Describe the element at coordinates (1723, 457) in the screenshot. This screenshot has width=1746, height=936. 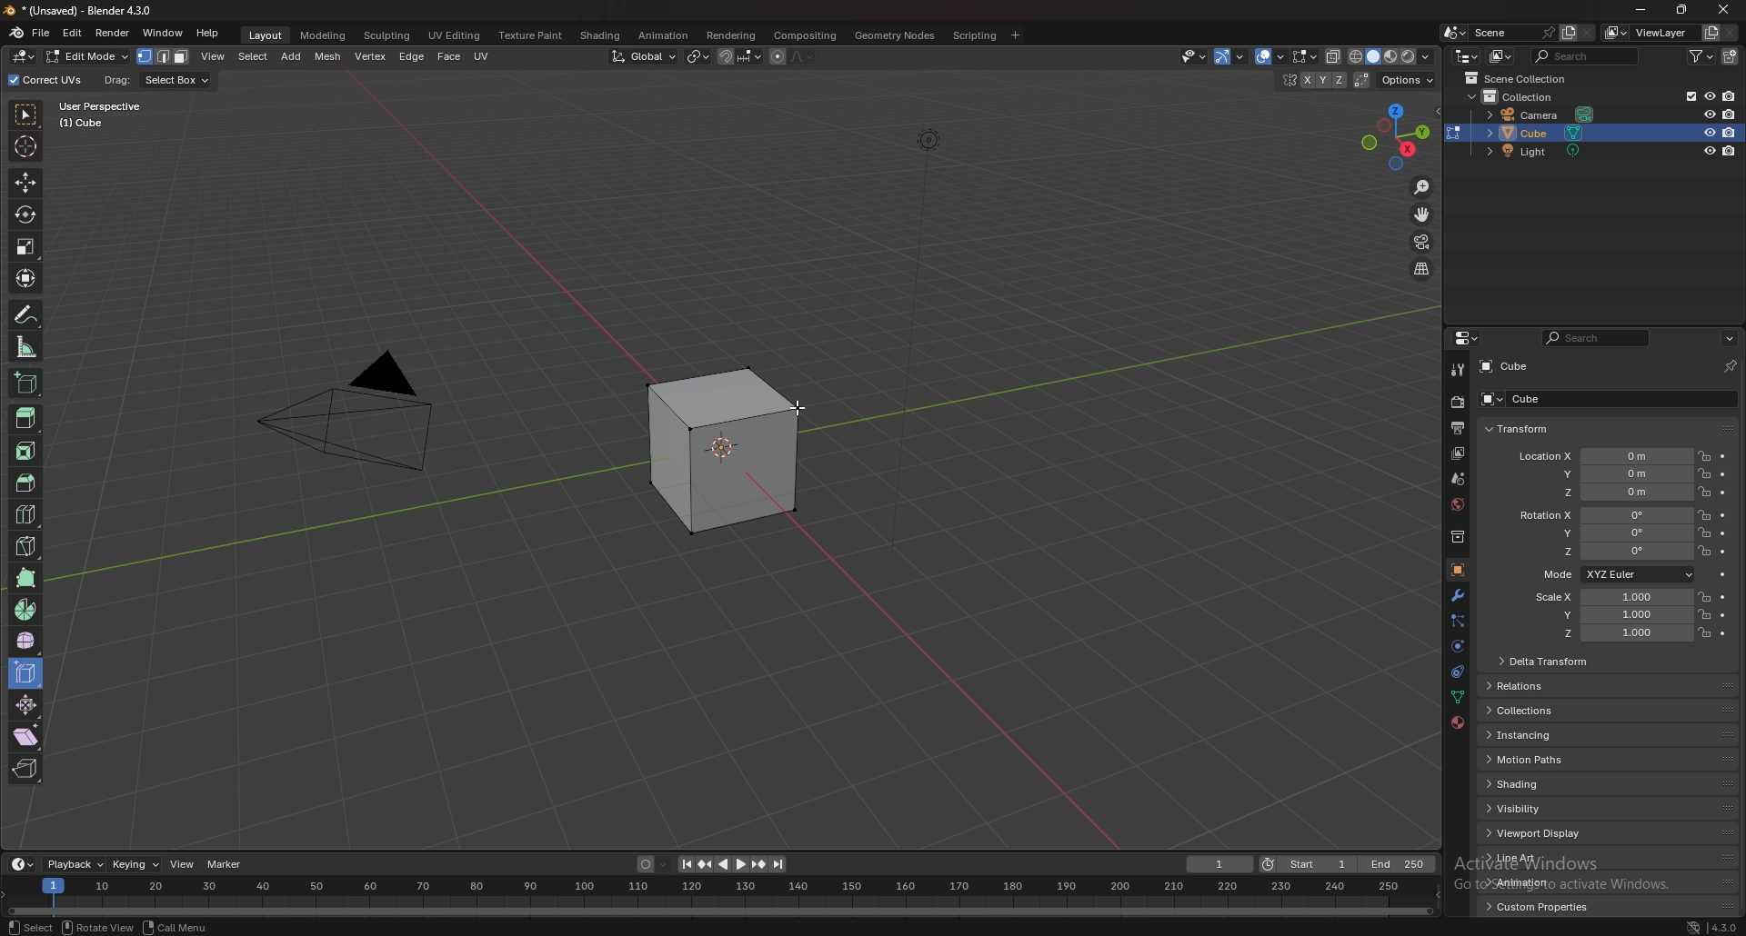
I see `animate property` at that location.